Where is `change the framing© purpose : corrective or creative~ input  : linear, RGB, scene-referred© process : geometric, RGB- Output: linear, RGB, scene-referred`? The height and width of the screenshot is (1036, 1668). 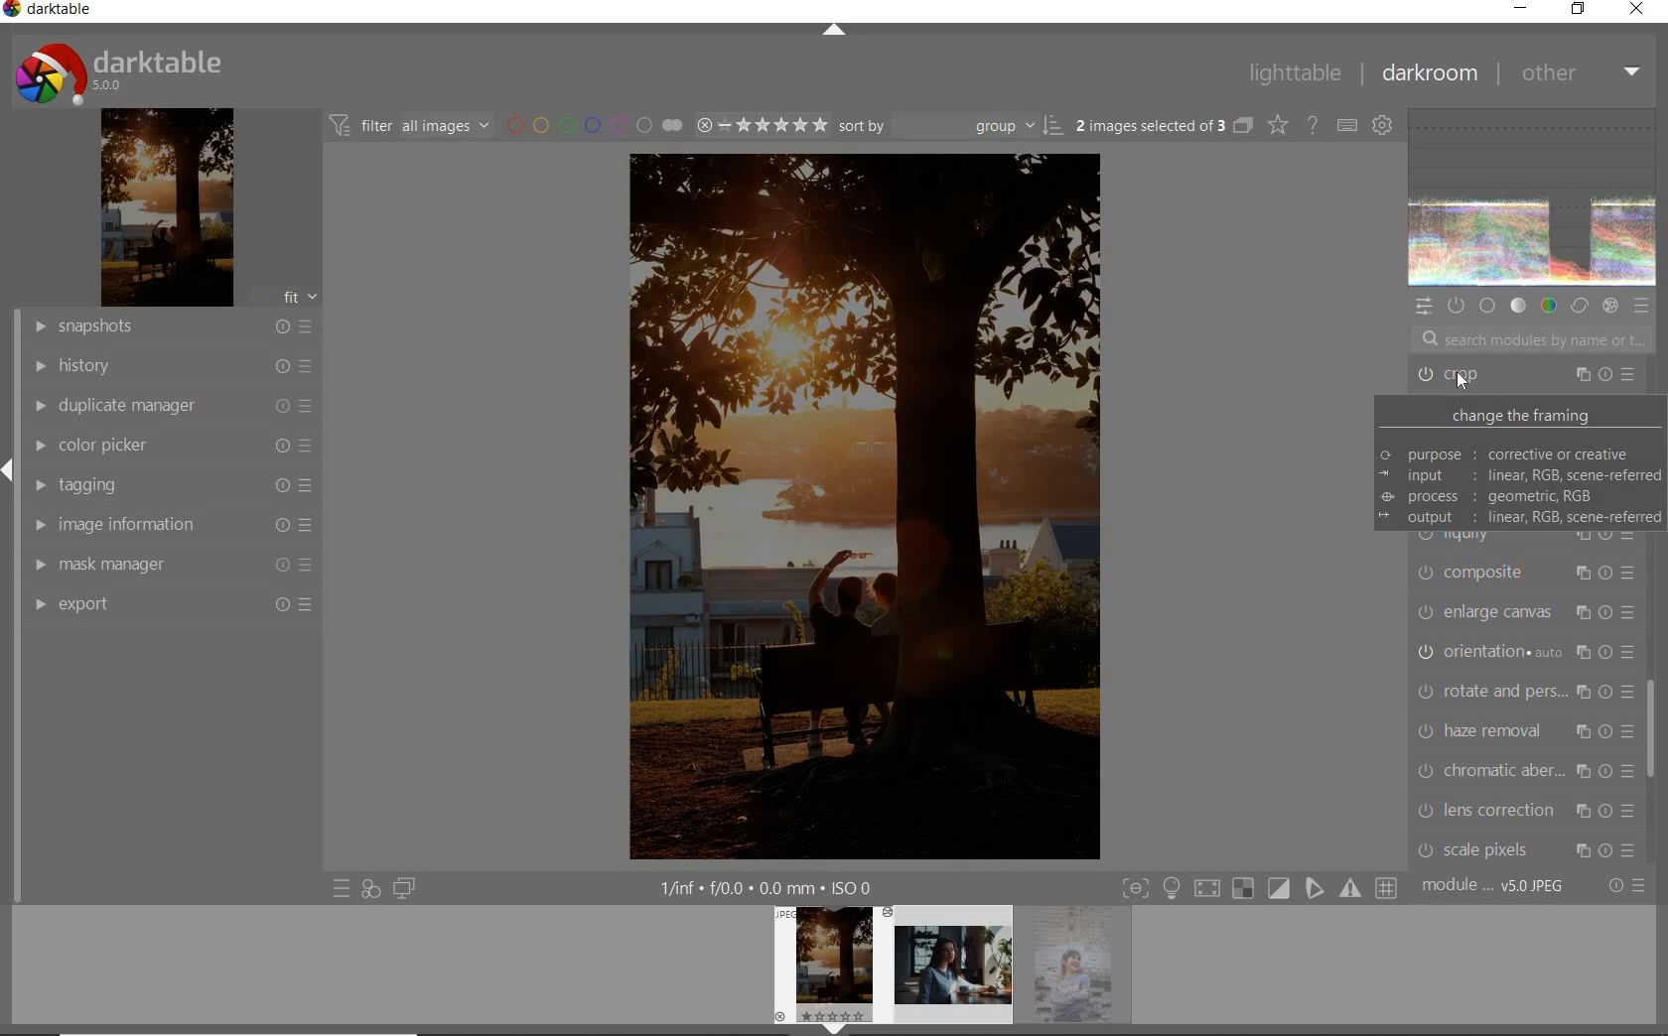 change the framing© purpose : corrective or creative~ input  : linear, RGB, scene-referred© process : geometric, RGB- Output: linear, RGB, scene-referred is located at coordinates (1519, 464).